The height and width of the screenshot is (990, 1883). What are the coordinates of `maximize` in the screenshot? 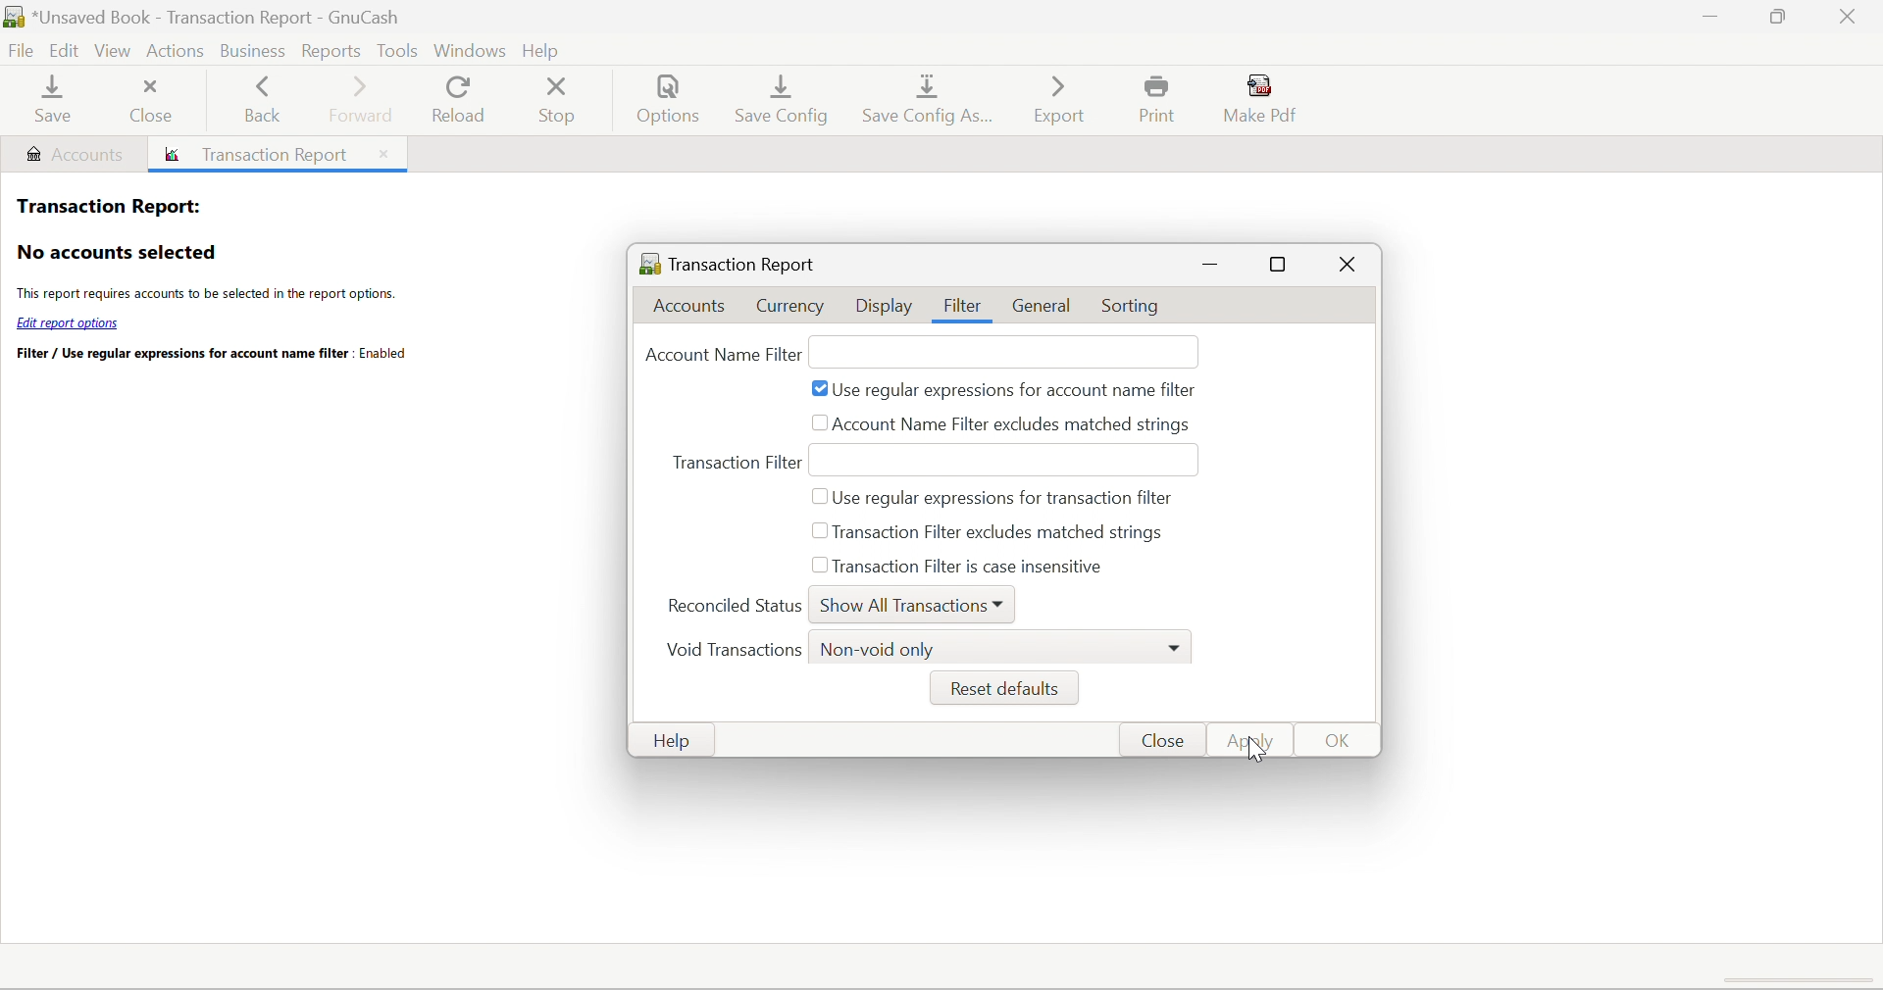 It's located at (1282, 267).